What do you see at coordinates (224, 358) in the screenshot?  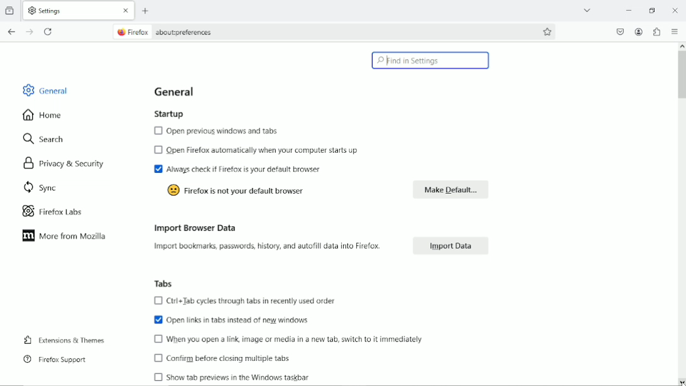 I see `confirm before closing multiple tabs` at bounding box center [224, 358].